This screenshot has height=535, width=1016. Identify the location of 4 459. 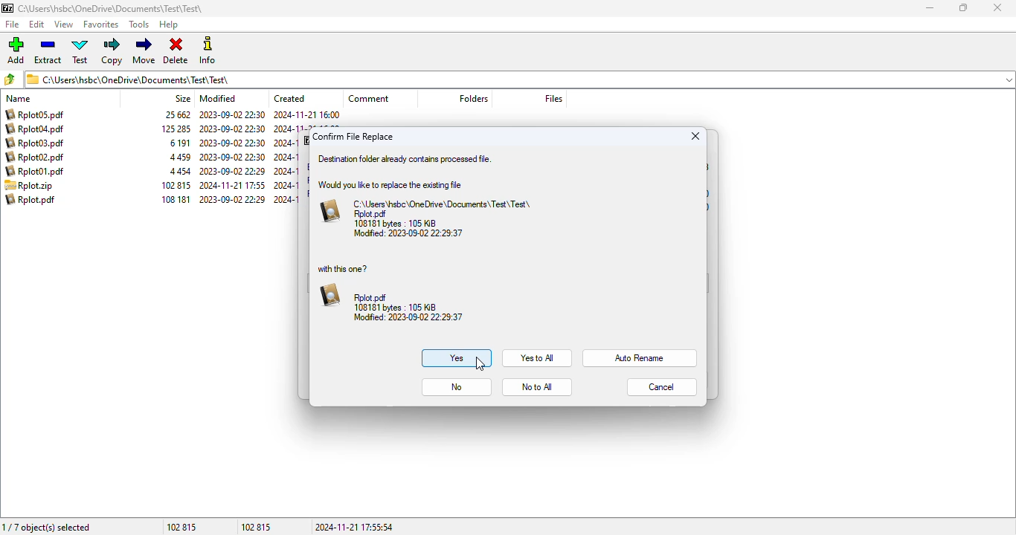
(179, 158).